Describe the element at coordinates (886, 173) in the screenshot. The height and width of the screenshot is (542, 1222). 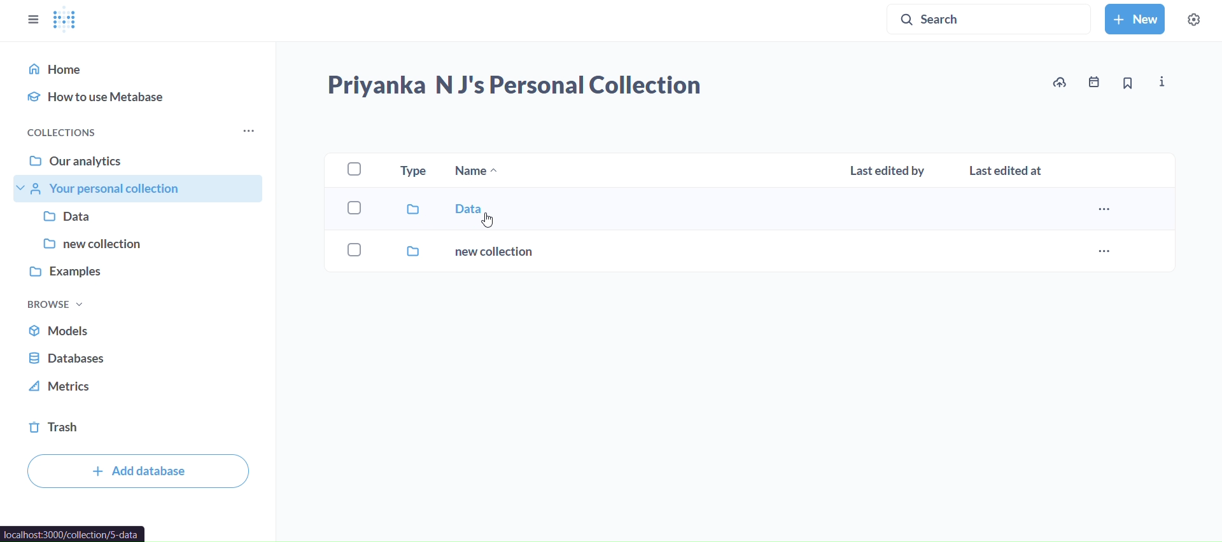
I see `last edited by` at that location.